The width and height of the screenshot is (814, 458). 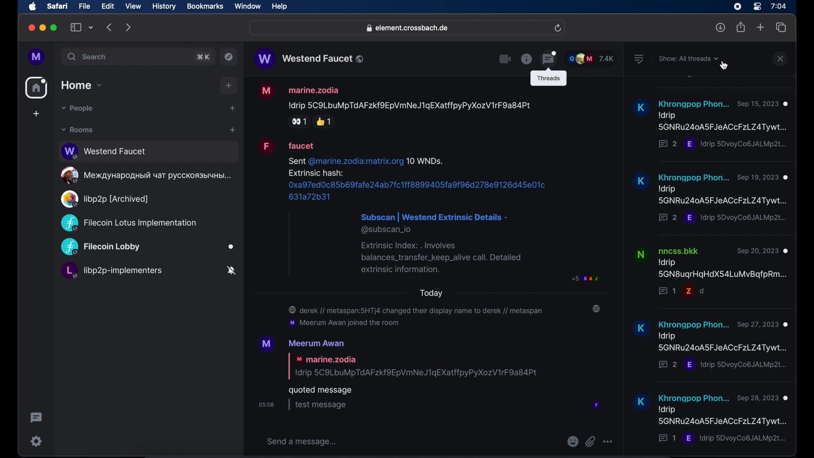 I want to click on Sent @marine.zodia:matrix.org 10 WNDs.
Extrinsic hash: 0xa97ed0c85b69fafe24ab7fc1ff8899405fa9f96d278e9126d45e01c631a72b31
Subscan | Westend Extrinsic Details - @subscan_io
Extrinsic Index: . Involves balances_transfer_keep_alive call. Detailed extrinsic information., so click(x=413, y=216).